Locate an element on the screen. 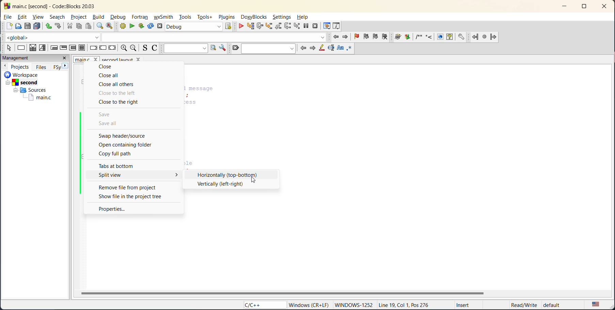  close is located at coordinates (605, 7).